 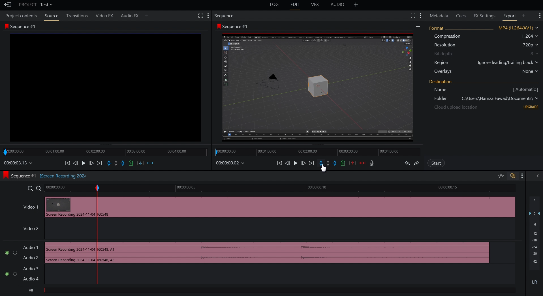 I want to click on Start, so click(x=436, y=163).